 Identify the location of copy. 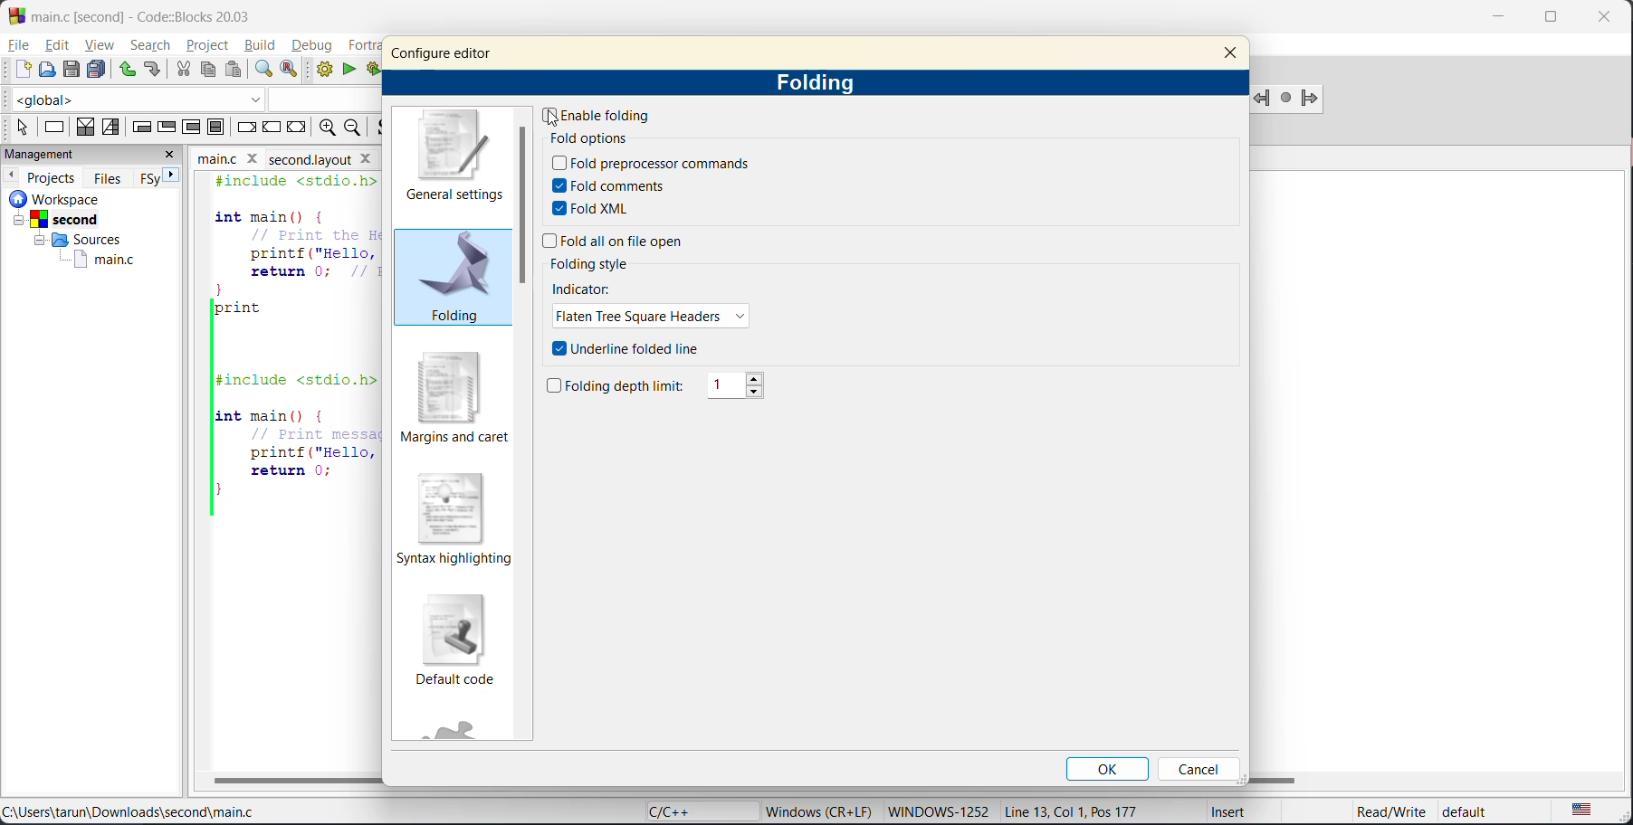
(209, 71).